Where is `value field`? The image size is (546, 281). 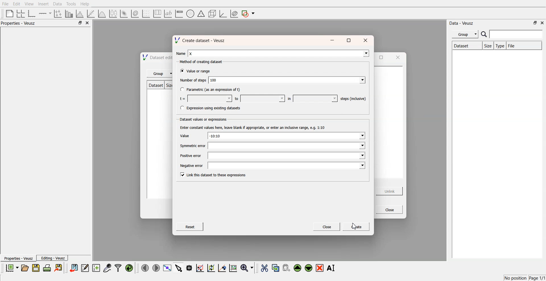 value field is located at coordinates (315, 98).